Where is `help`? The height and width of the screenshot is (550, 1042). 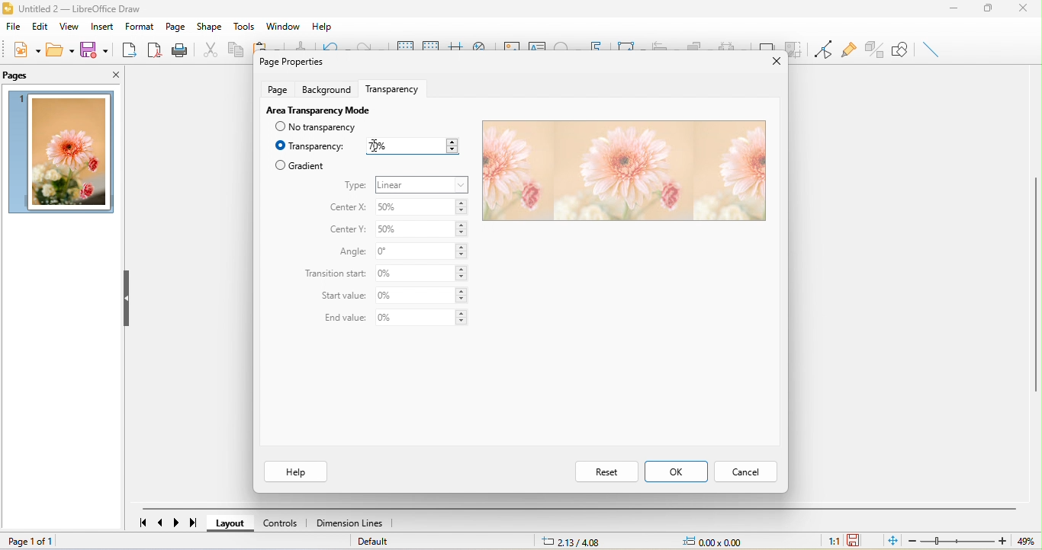 help is located at coordinates (324, 24).